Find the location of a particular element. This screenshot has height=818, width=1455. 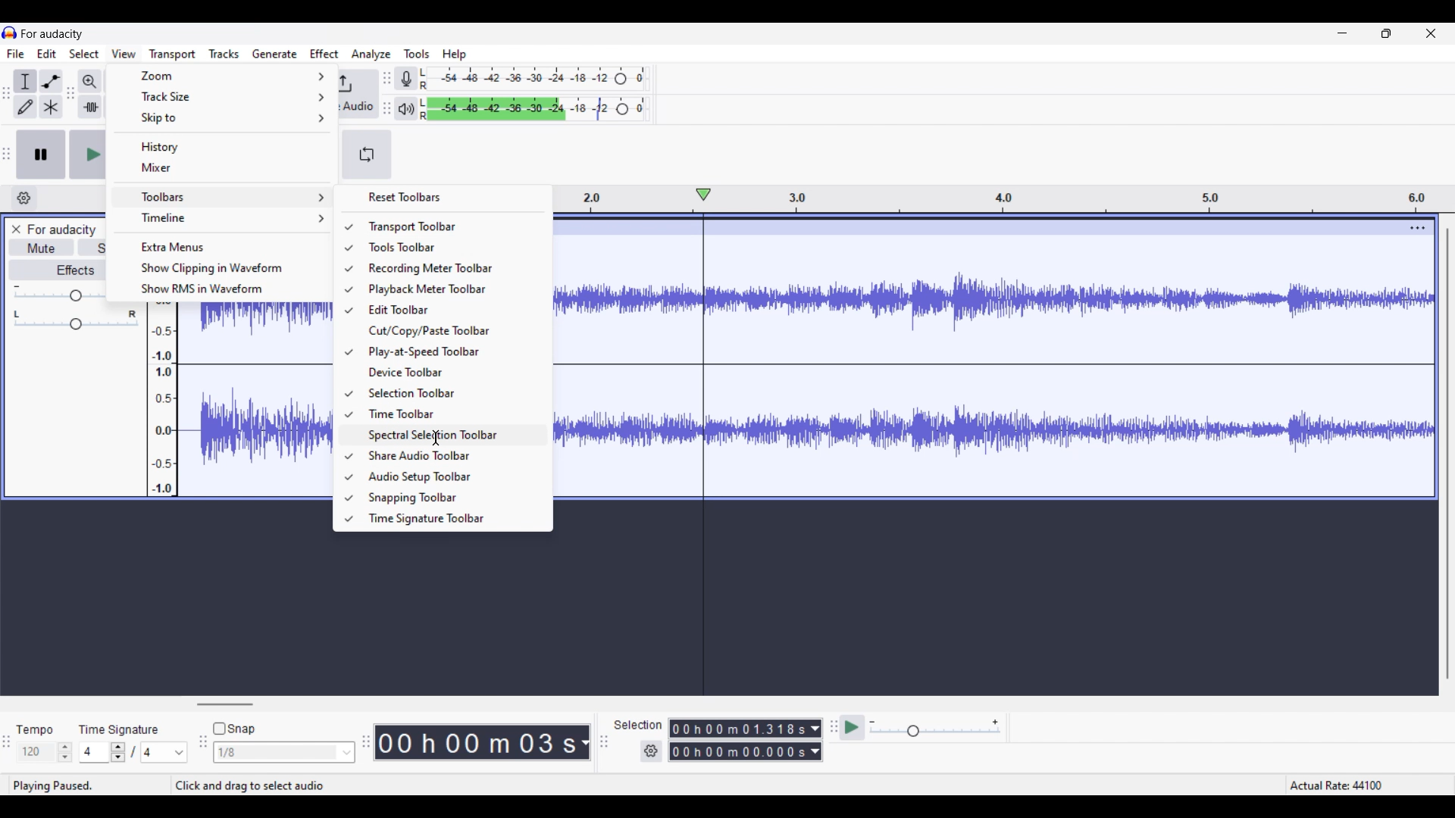

Effect menu is located at coordinates (324, 53).